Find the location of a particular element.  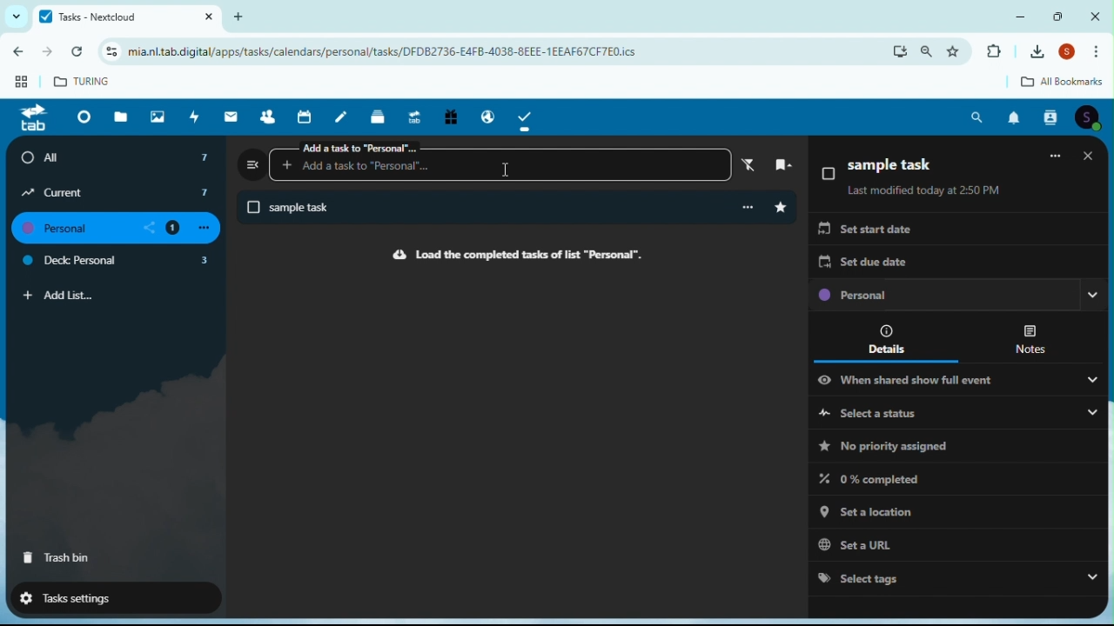

Moor options is located at coordinates (1101, 52).